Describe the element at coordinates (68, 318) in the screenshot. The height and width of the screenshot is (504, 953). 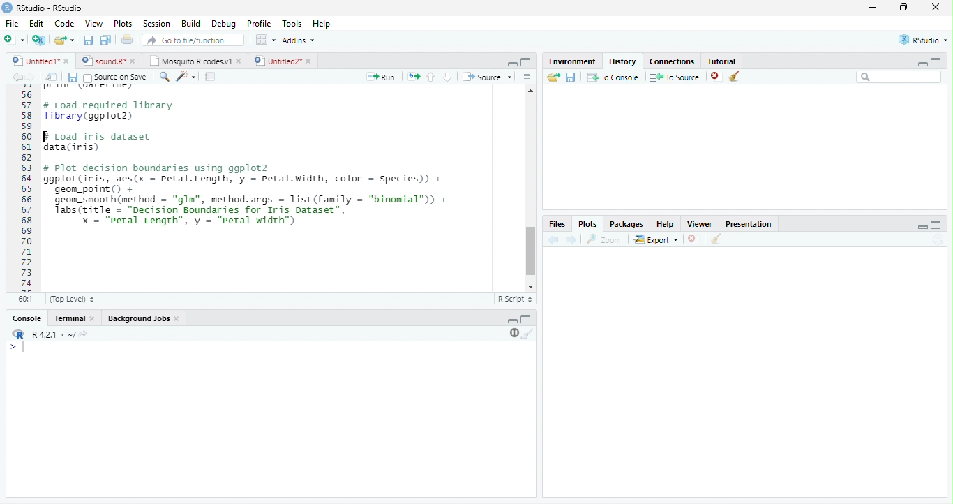
I see `Terminal` at that location.